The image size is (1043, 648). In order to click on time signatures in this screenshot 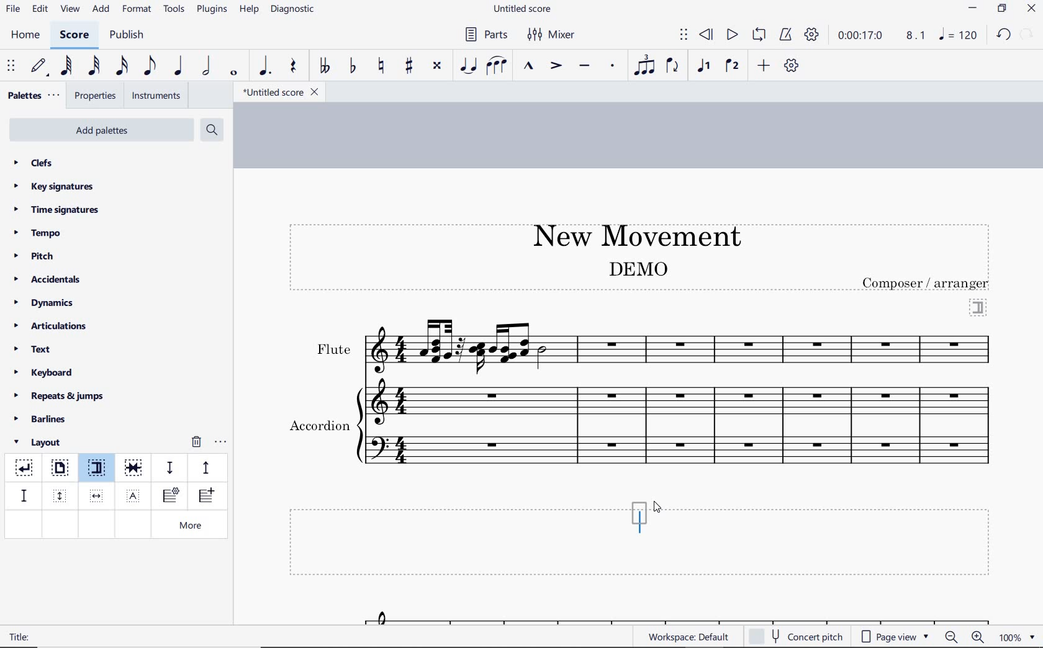, I will do `click(56, 209)`.